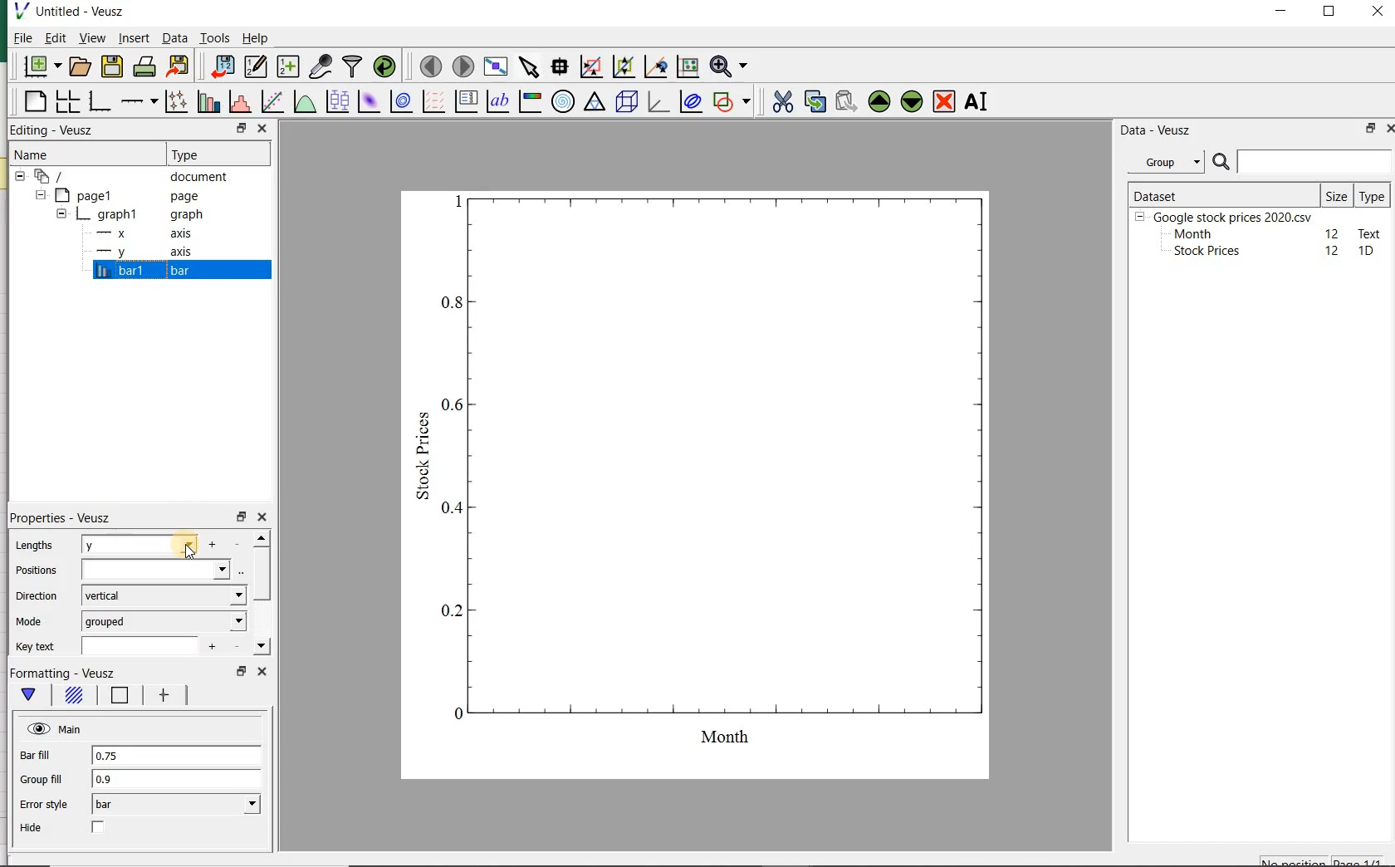 This screenshot has width=1395, height=867. I want to click on Fill, so click(76, 696).